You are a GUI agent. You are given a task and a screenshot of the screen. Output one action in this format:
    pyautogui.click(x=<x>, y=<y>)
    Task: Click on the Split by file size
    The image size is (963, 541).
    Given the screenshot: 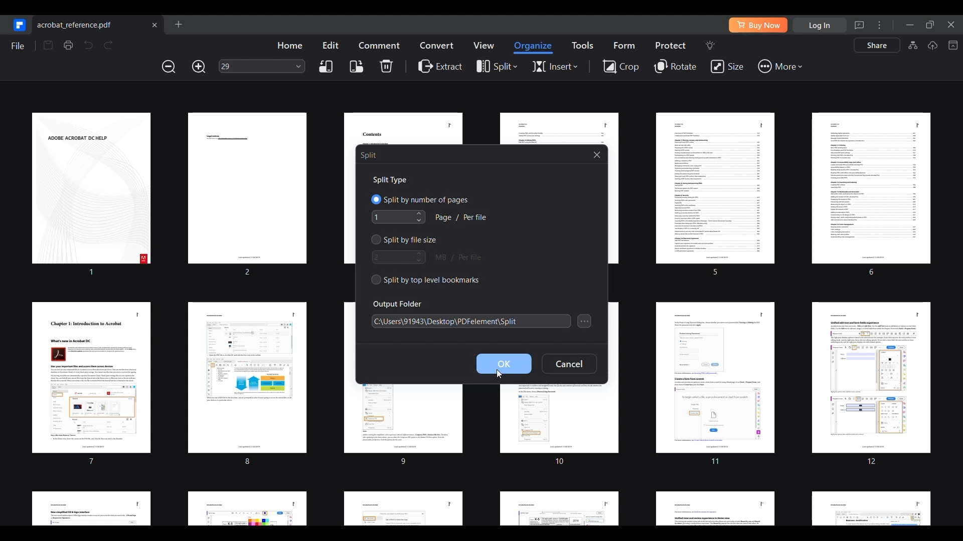 What is the action you would take?
    pyautogui.click(x=404, y=239)
    